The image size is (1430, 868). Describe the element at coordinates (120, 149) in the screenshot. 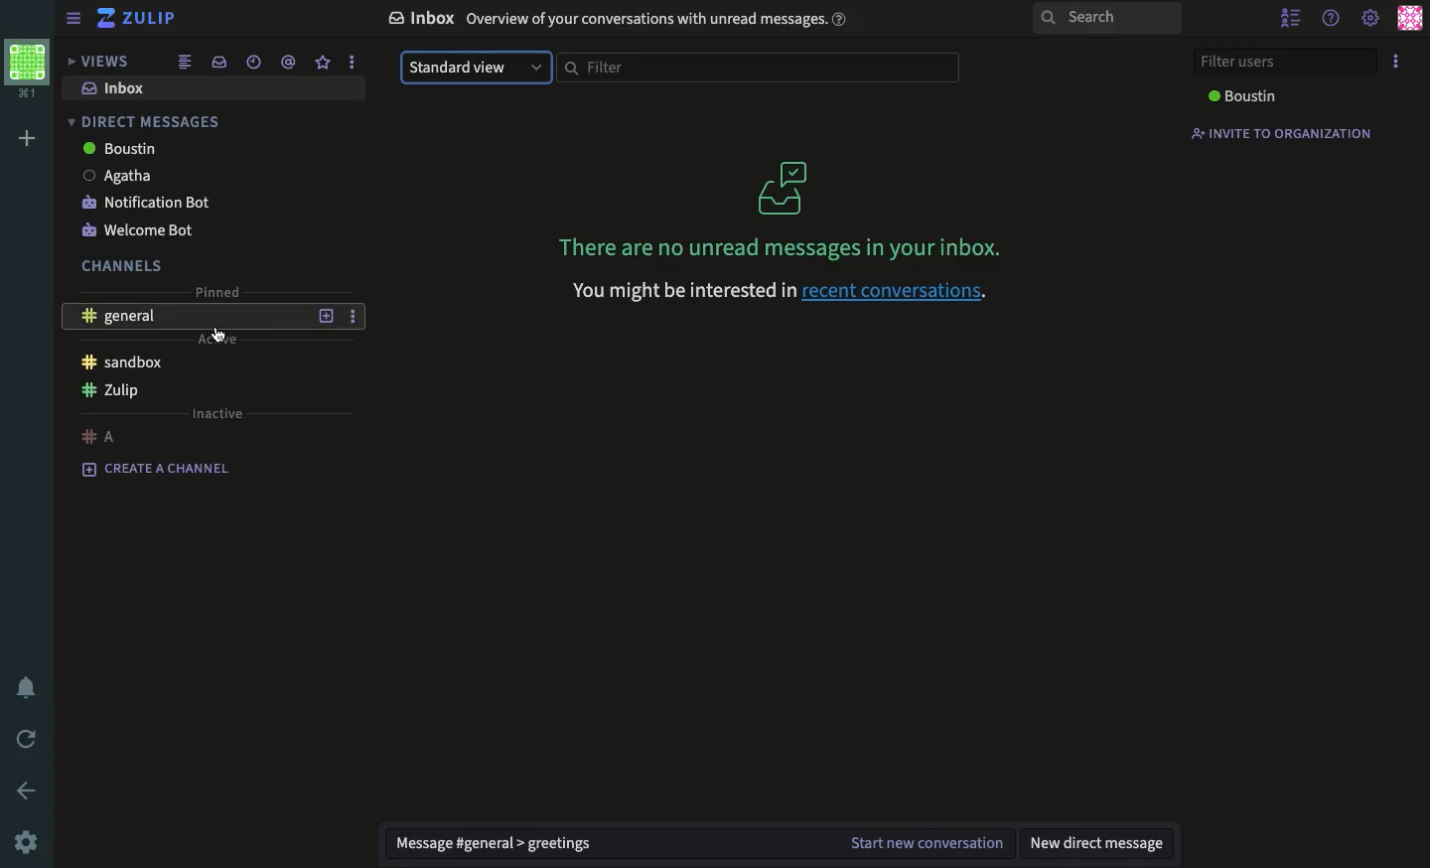

I see `boustin` at that location.